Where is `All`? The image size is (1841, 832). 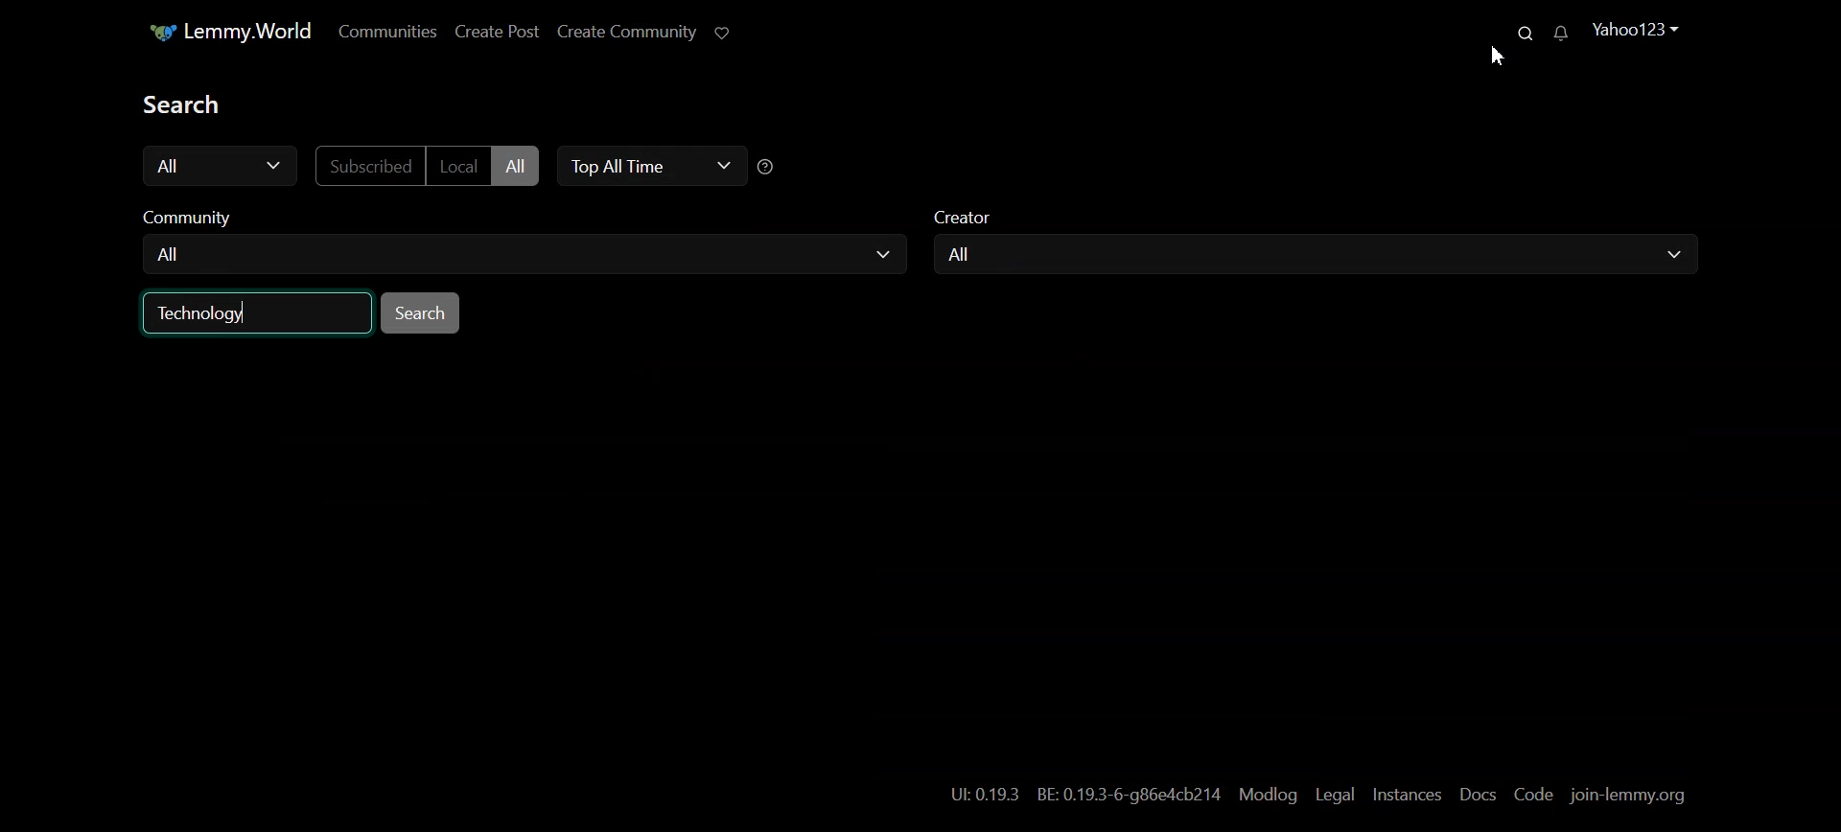
All is located at coordinates (1317, 255).